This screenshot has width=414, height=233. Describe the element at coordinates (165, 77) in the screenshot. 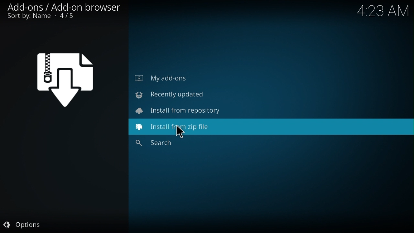

I see `My add-on` at that location.